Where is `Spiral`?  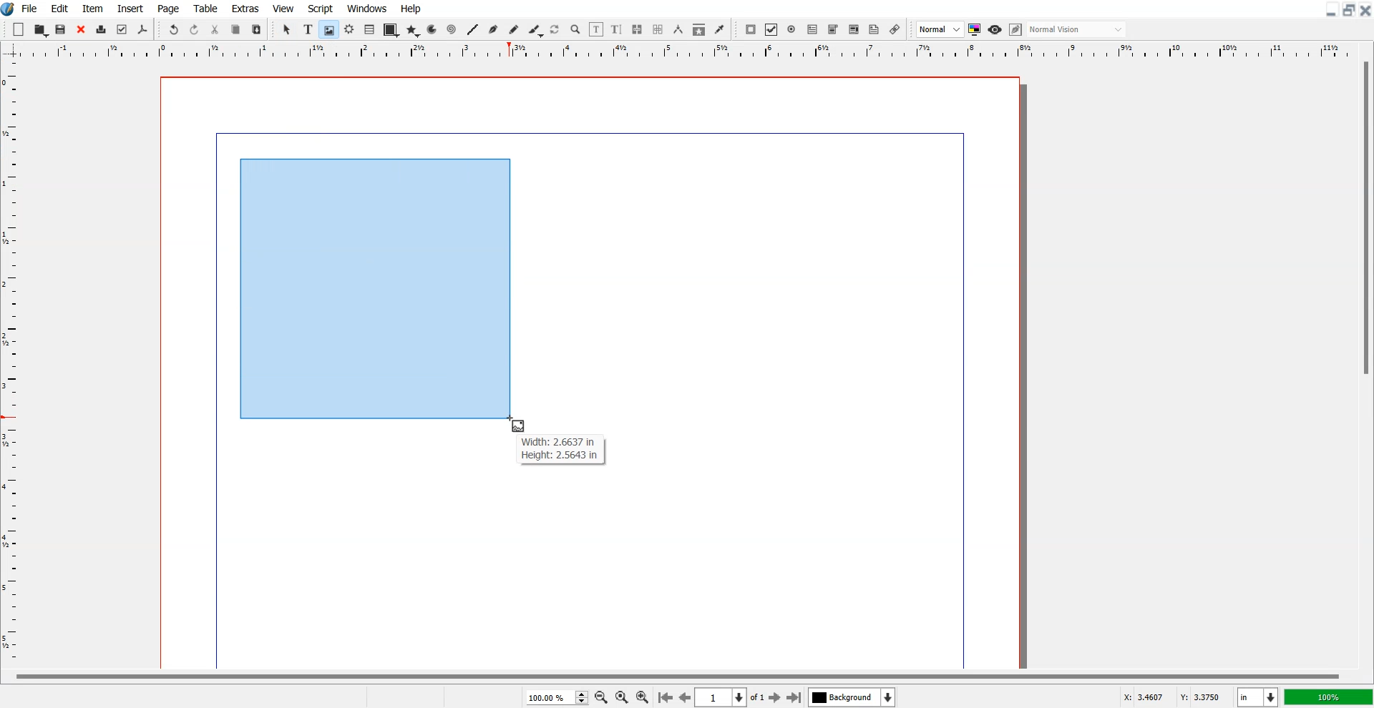
Spiral is located at coordinates (451, 29).